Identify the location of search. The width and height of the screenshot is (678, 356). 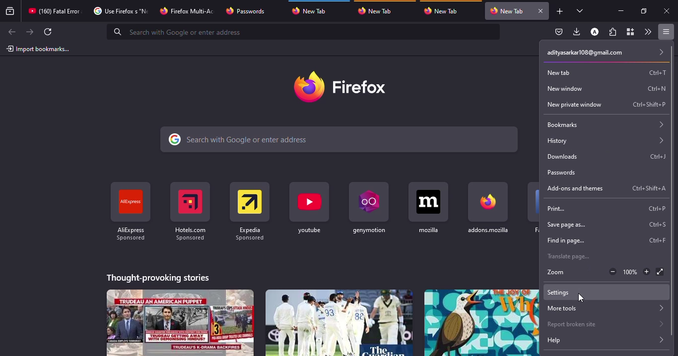
(305, 32).